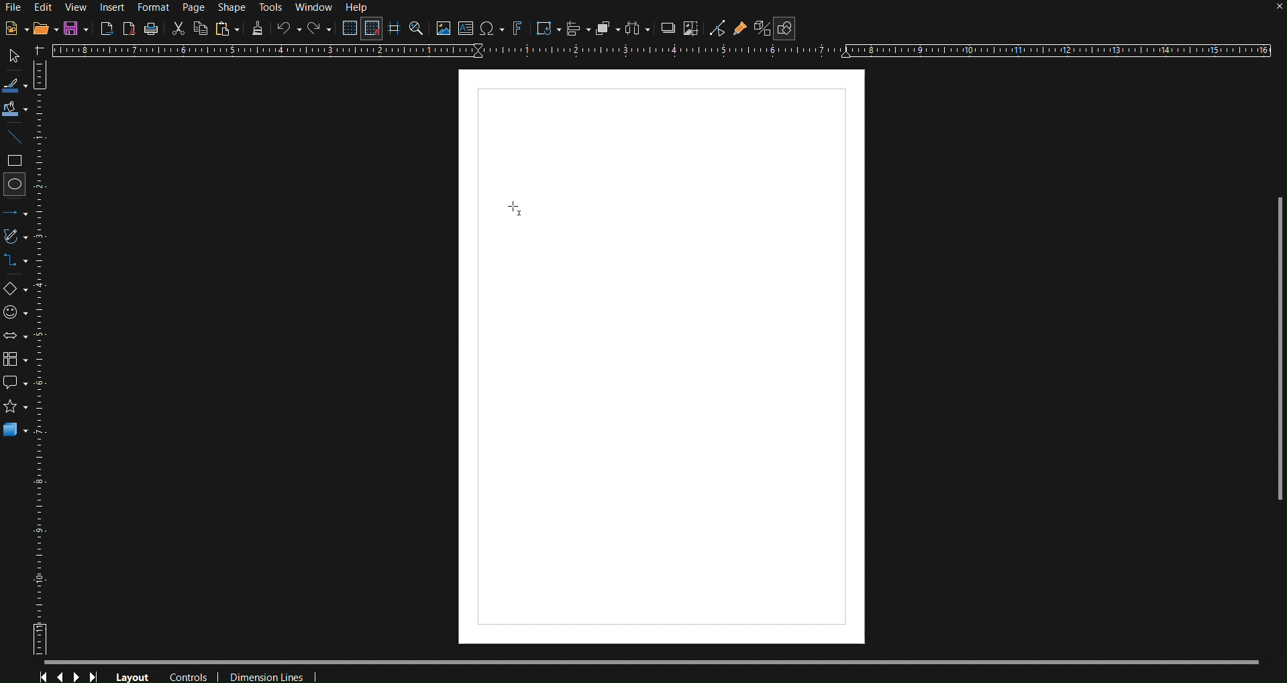  I want to click on Select objects to distribute, so click(637, 30).